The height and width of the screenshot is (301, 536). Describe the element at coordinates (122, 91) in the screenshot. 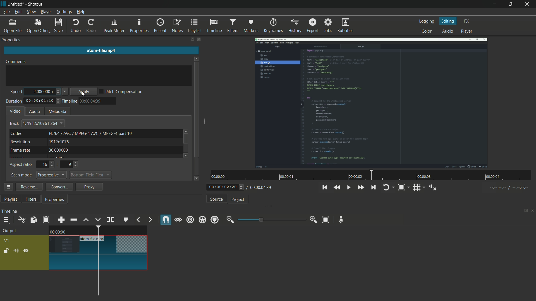

I see `pitch compensation` at that location.